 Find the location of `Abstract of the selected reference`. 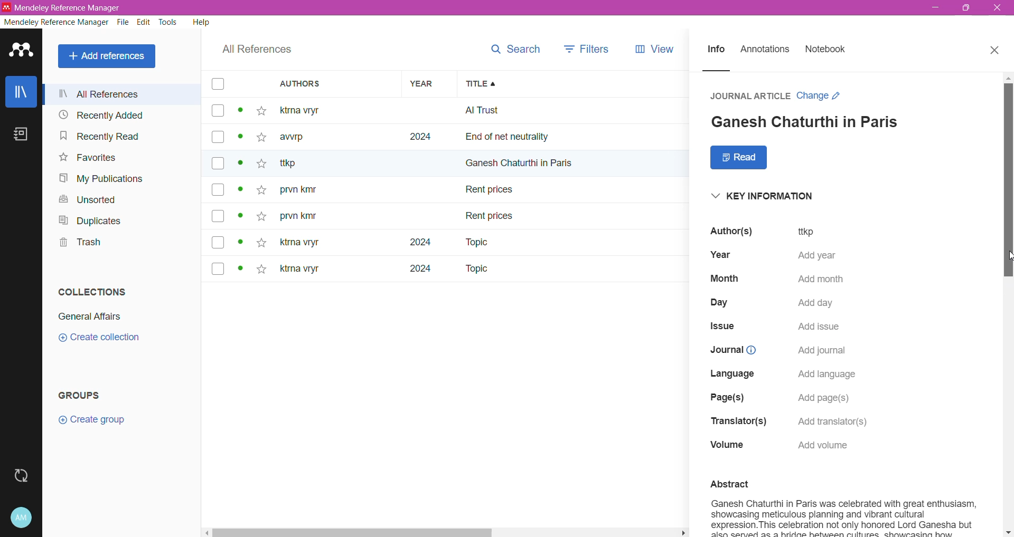

Abstract of the selected reference is located at coordinates (847, 516).